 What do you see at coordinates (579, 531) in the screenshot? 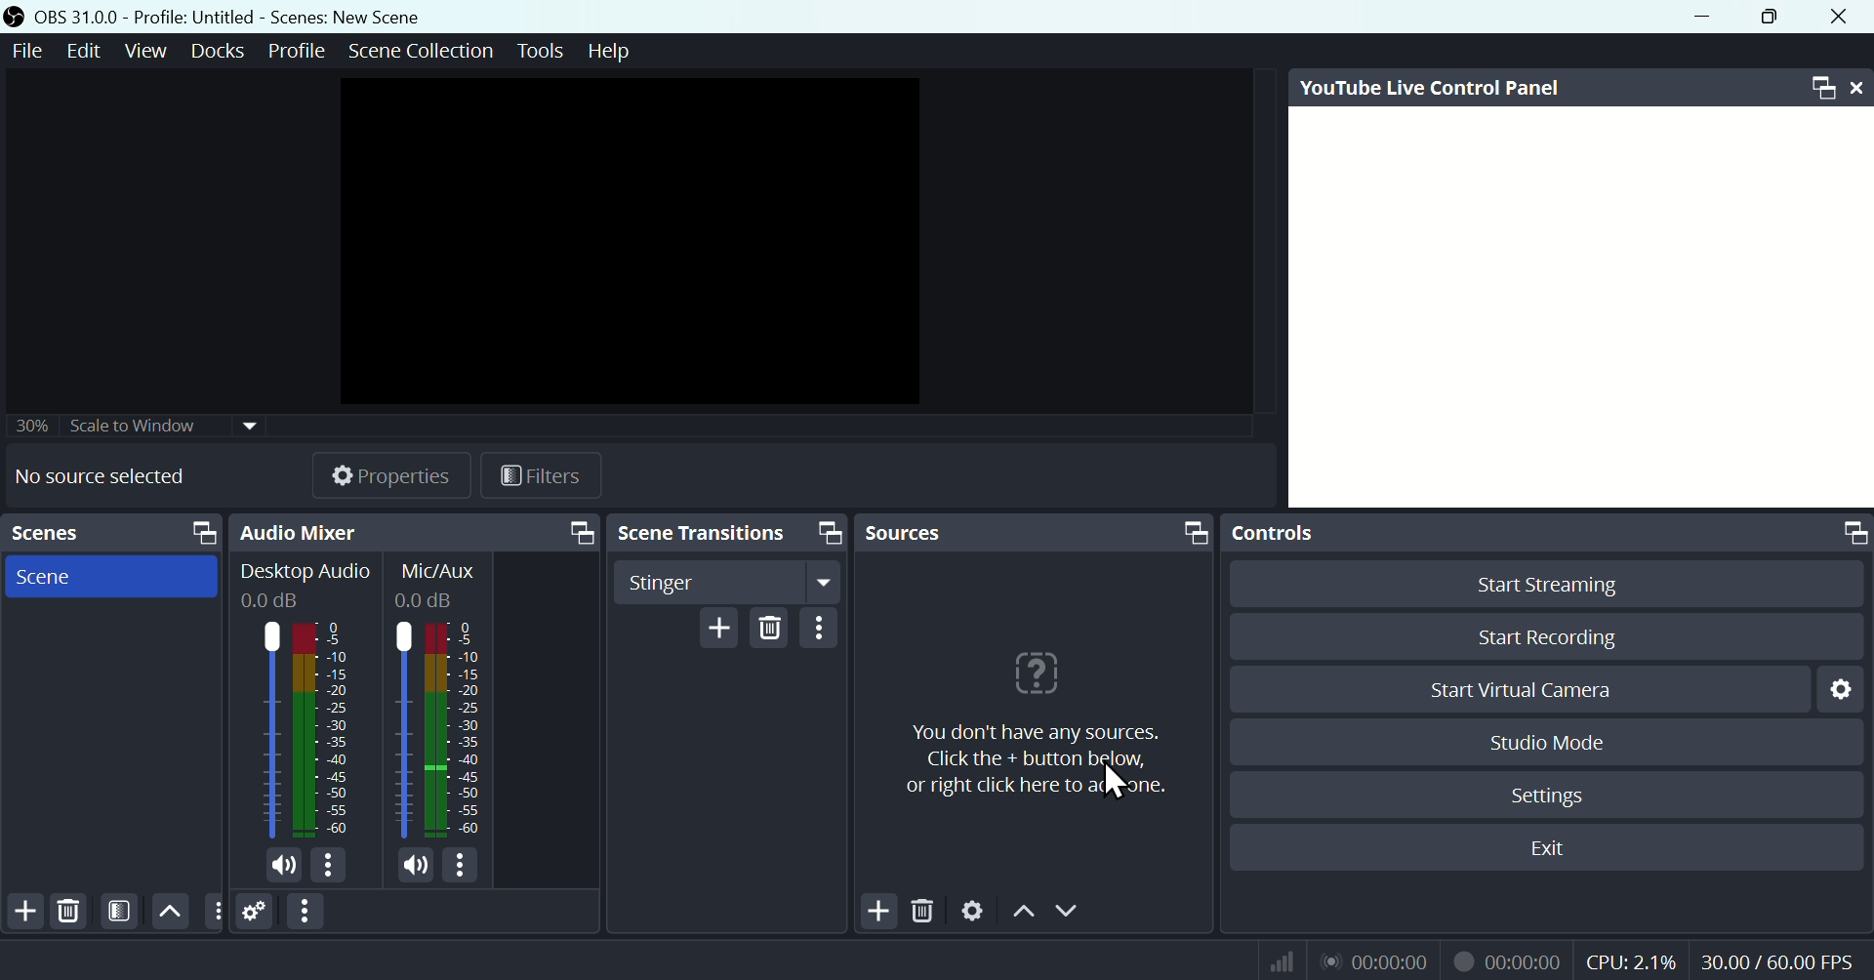
I see `screen resize` at bounding box center [579, 531].